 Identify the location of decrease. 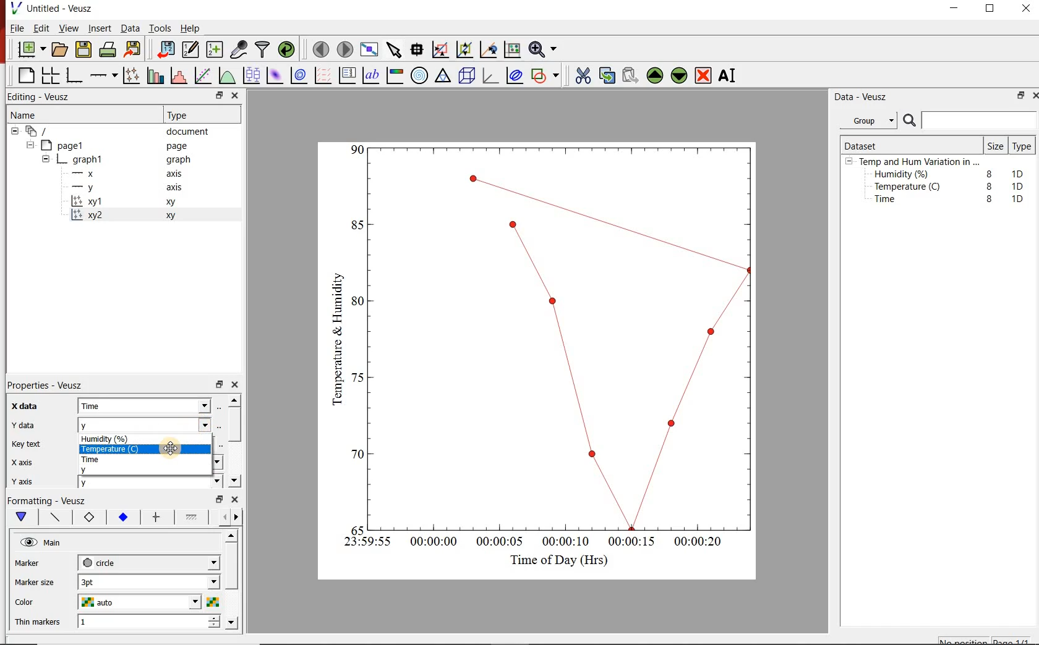
(213, 628).